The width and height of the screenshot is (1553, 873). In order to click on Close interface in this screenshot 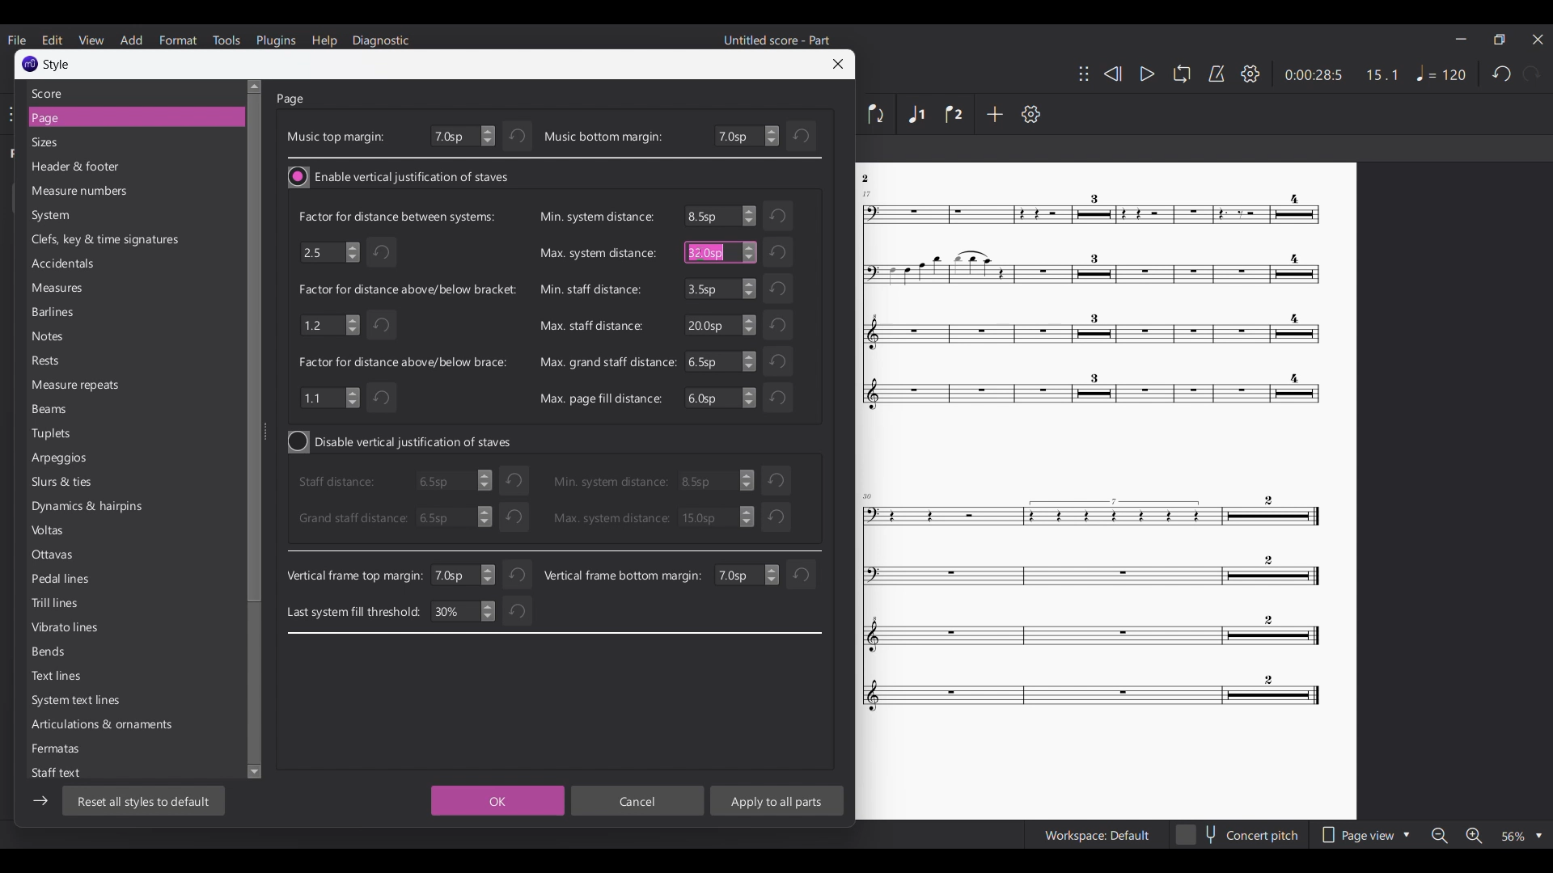, I will do `click(1538, 39)`.